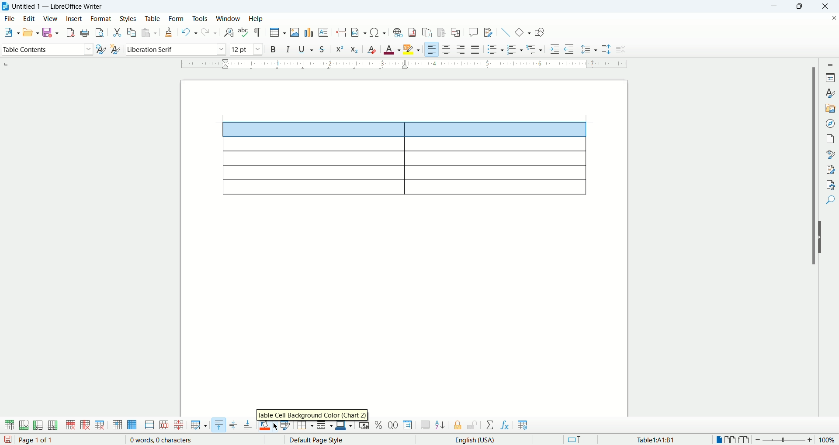 This screenshot has height=445, width=839. What do you see at coordinates (461, 48) in the screenshot?
I see `left align` at bounding box center [461, 48].